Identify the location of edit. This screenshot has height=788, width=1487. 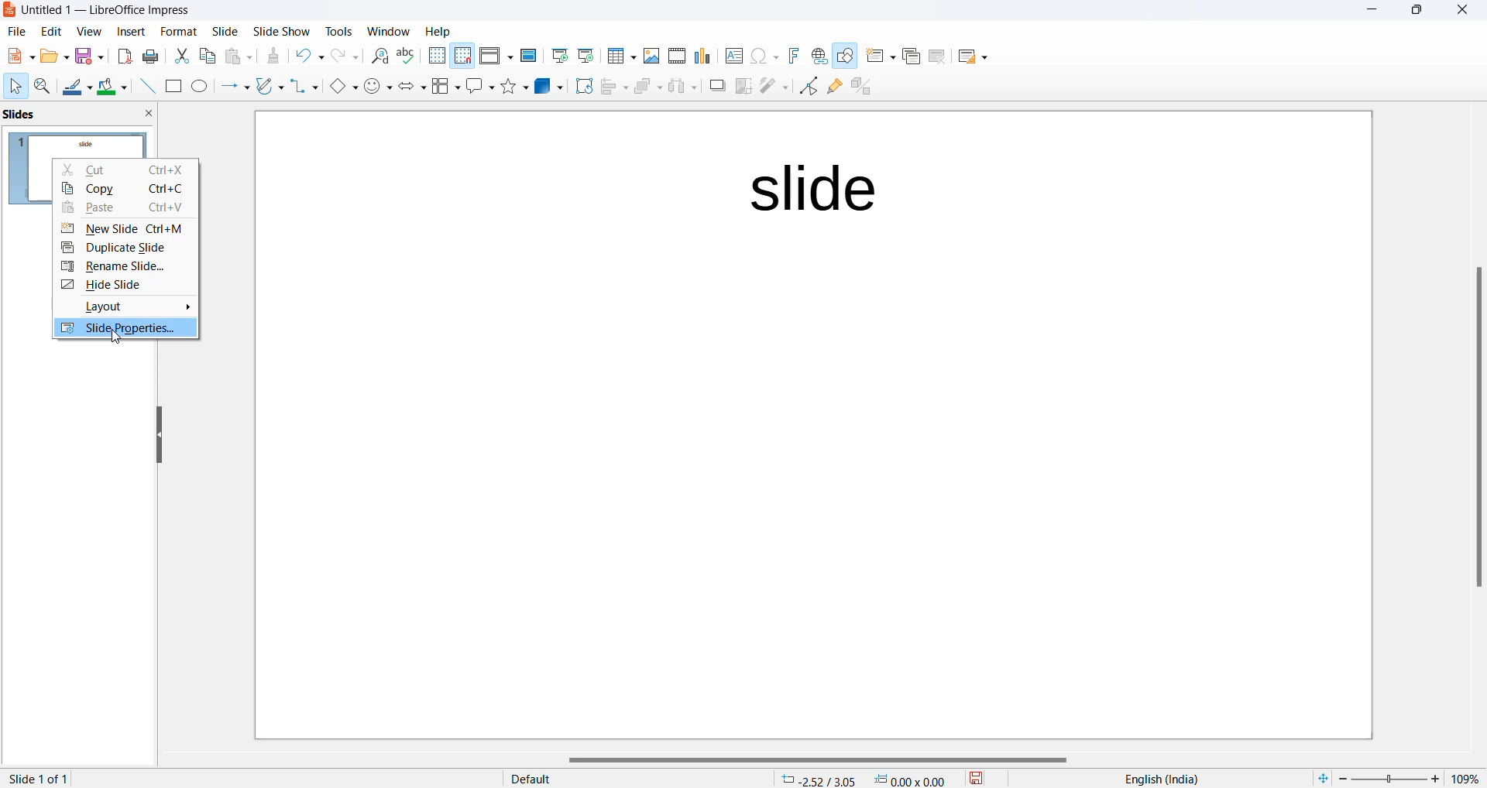
(53, 32).